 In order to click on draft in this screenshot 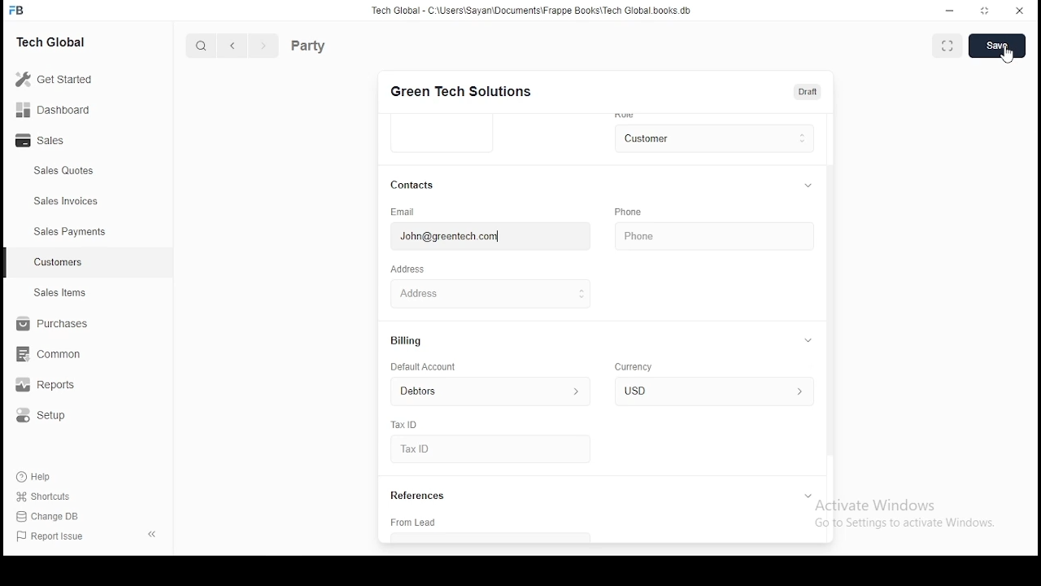, I will do `click(808, 92)`.